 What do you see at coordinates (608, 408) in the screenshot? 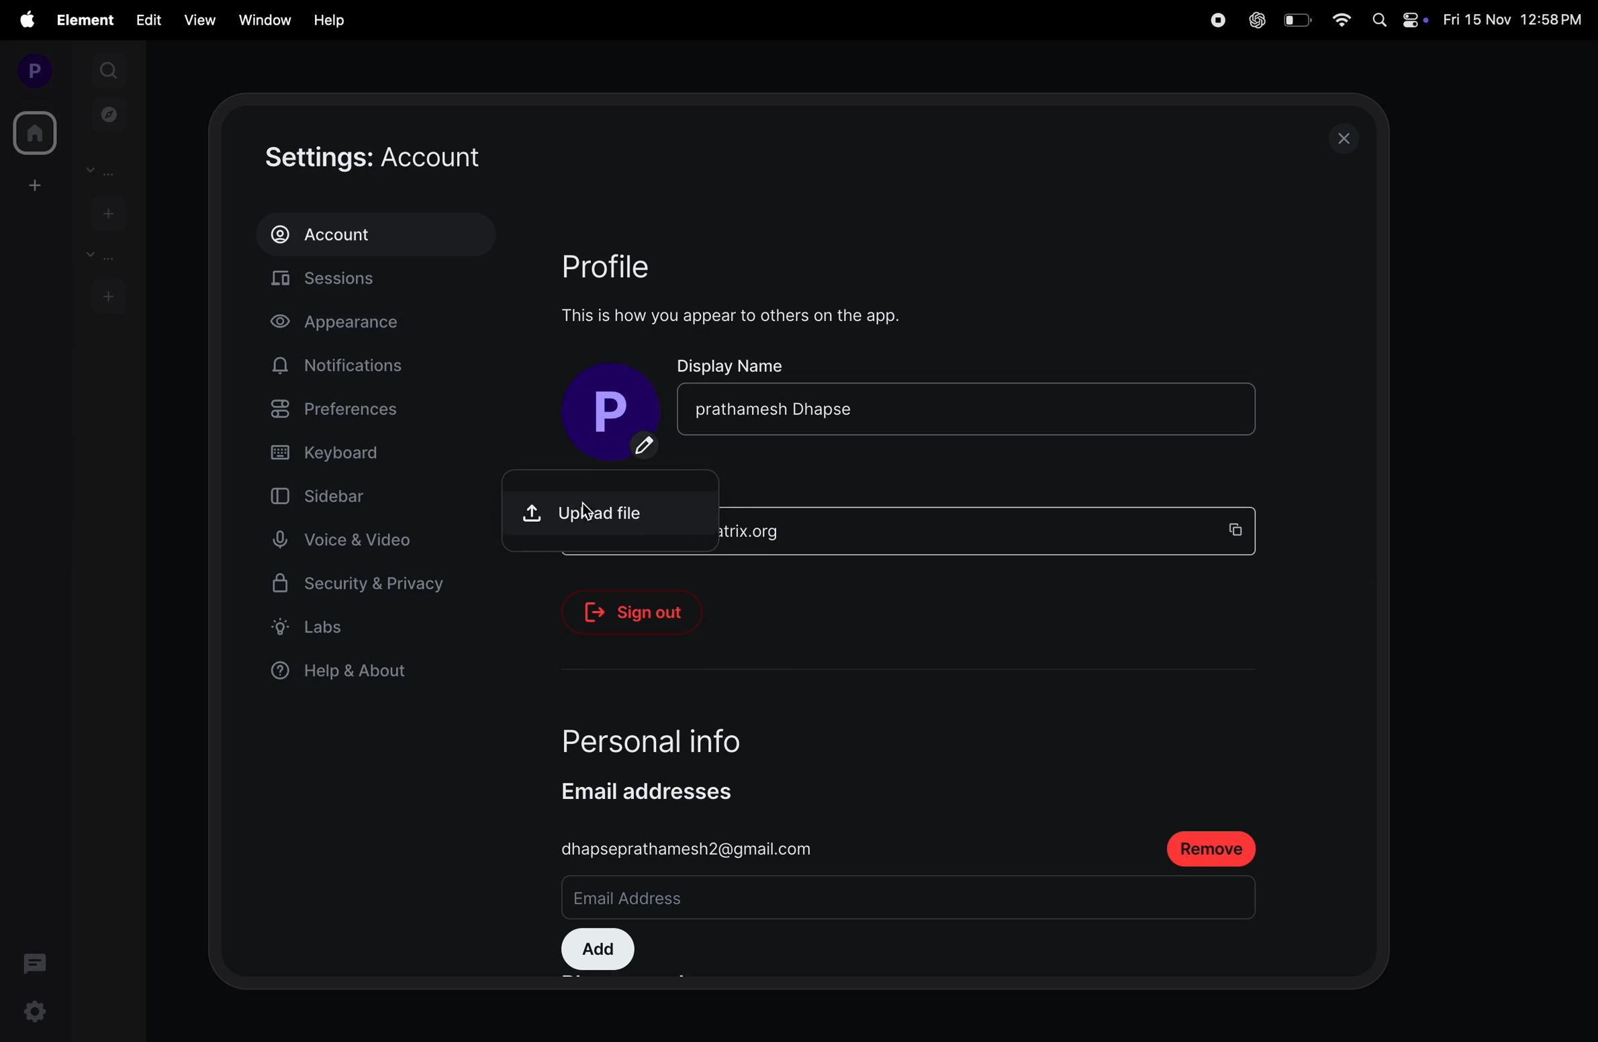
I see `profile name` at bounding box center [608, 408].